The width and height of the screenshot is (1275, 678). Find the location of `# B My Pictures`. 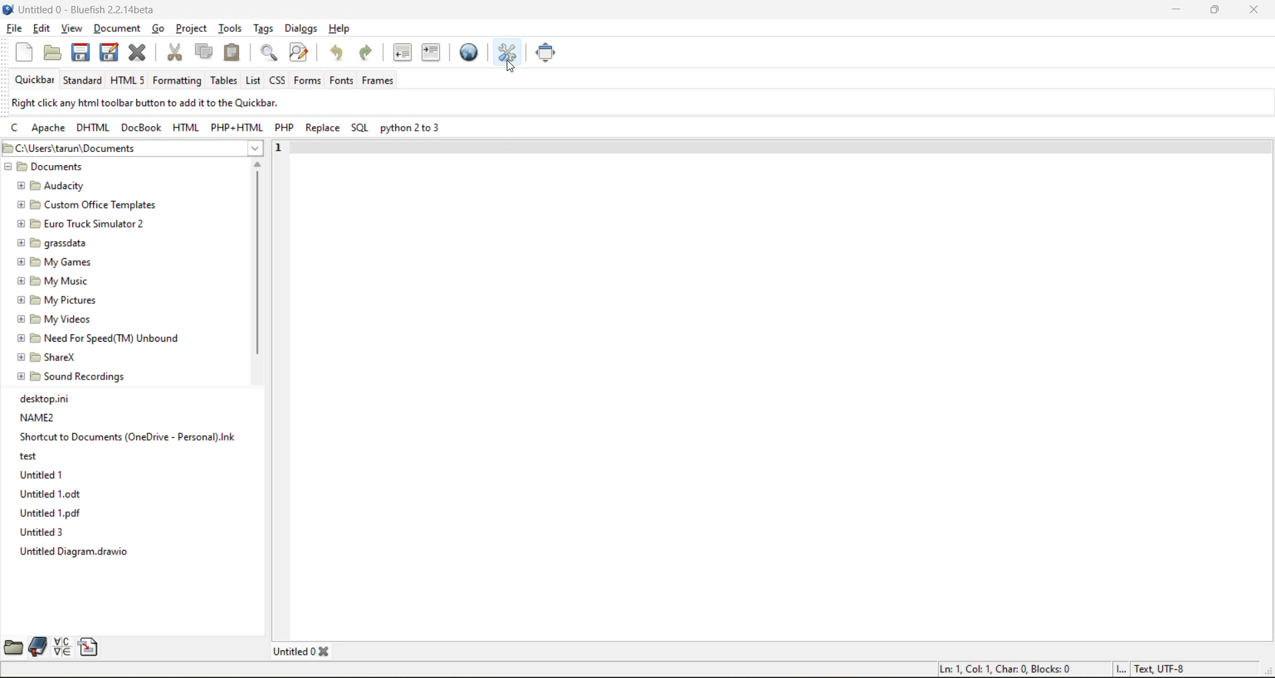

# B My Pictures is located at coordinates (58, 299).